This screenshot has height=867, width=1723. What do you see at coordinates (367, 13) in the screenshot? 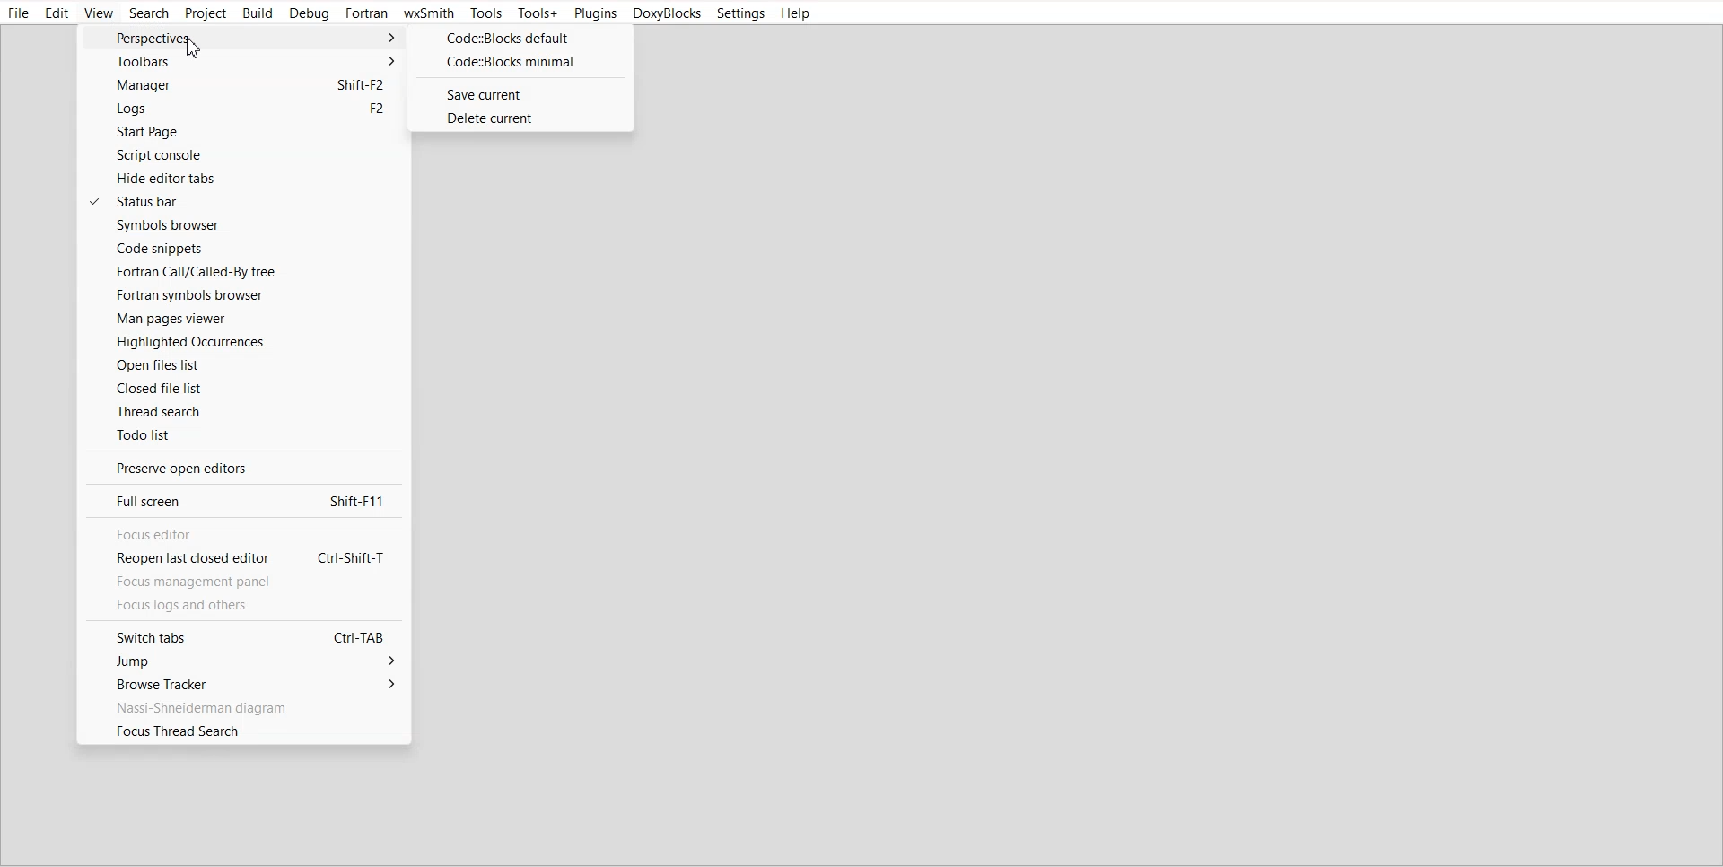
I see `Fortran` at bounding box center [367, 13].